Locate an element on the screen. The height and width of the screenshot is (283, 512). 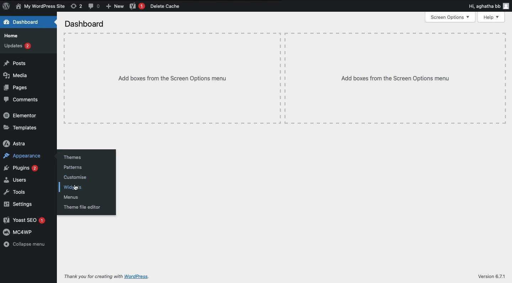
cursor is located at coordinates (76, 187).